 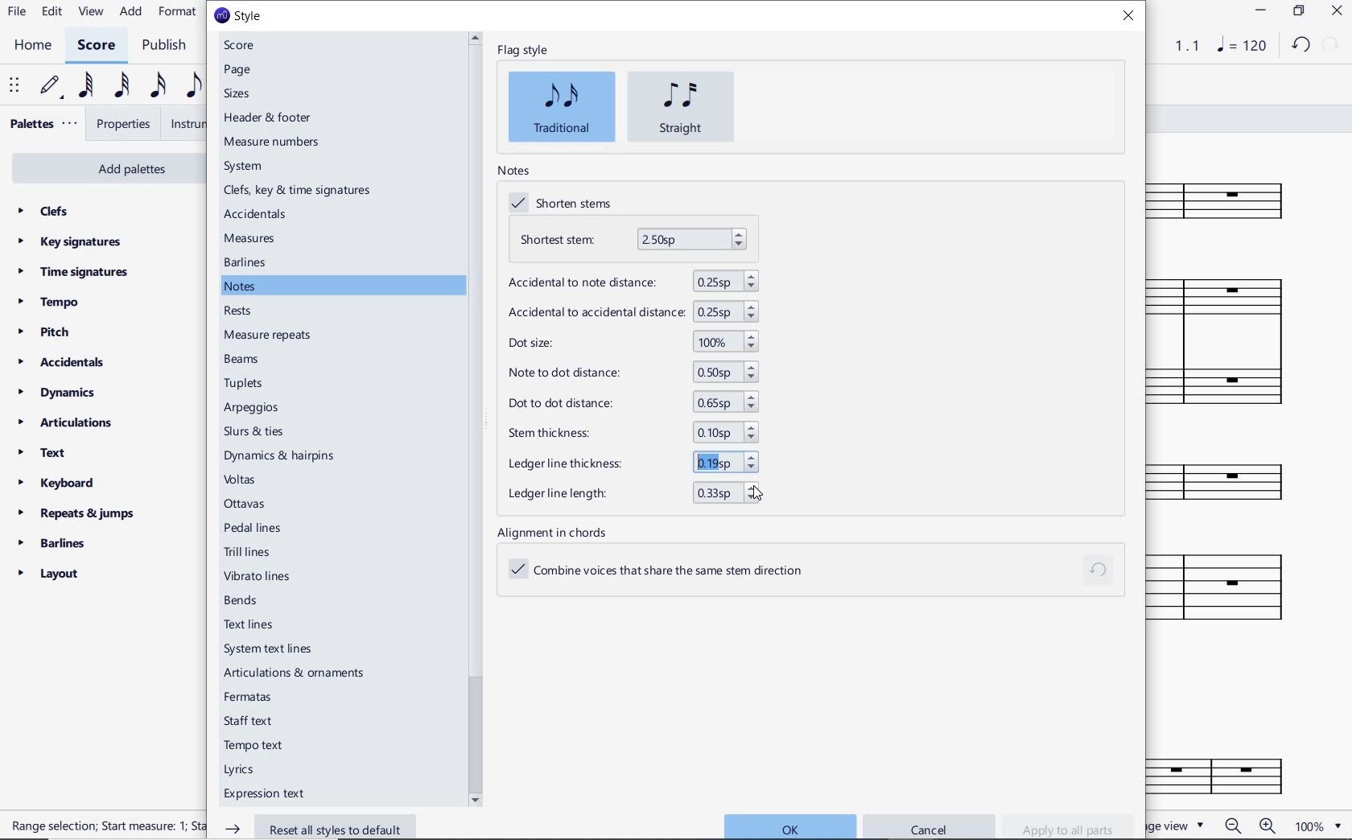 What do you see at coordinates (294, 671) in the screenshot?
I see `articulations & ornaments` at bounding box center [294, 671].